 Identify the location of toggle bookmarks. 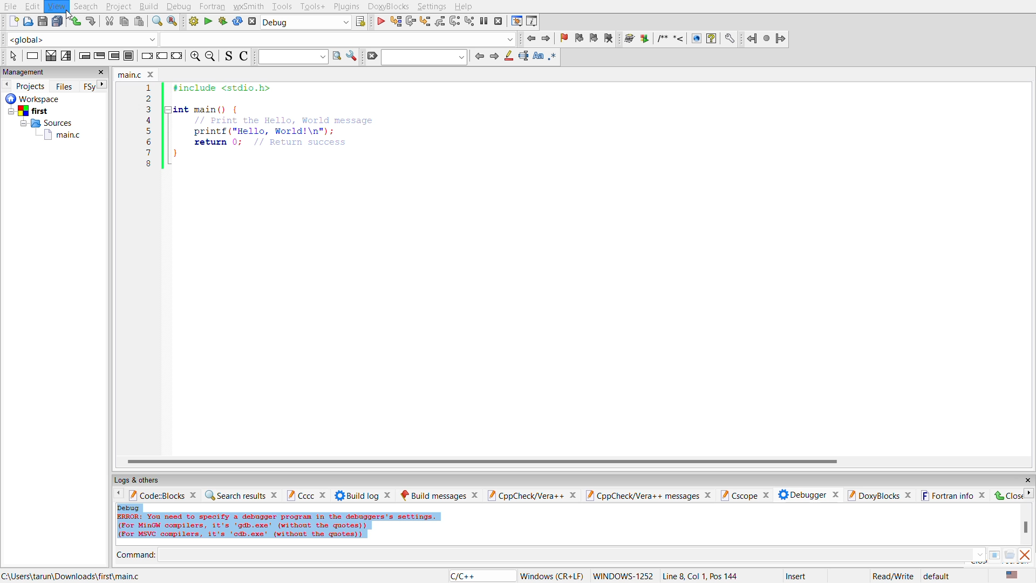
(565, 39).